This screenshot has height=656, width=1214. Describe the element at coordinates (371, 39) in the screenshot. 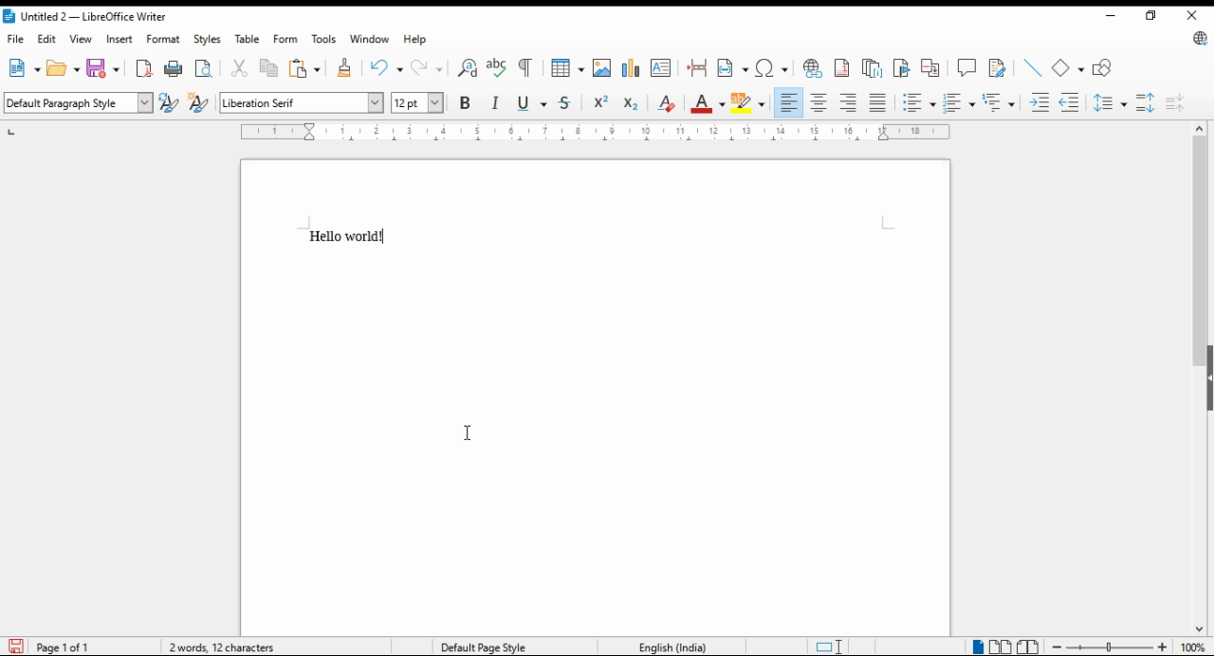

I see `window` at that location.